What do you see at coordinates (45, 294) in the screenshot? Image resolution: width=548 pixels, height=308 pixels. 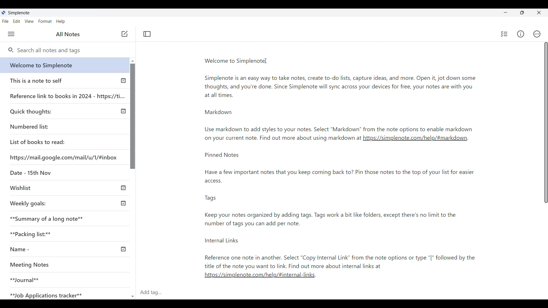 I see `Job Application tracker` at bounding box center [45, 294].